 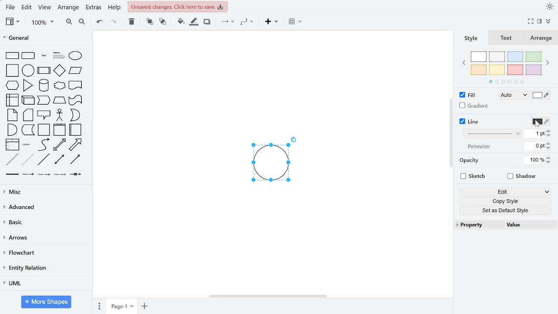 I want to click on view, so click(x=13, y=22).